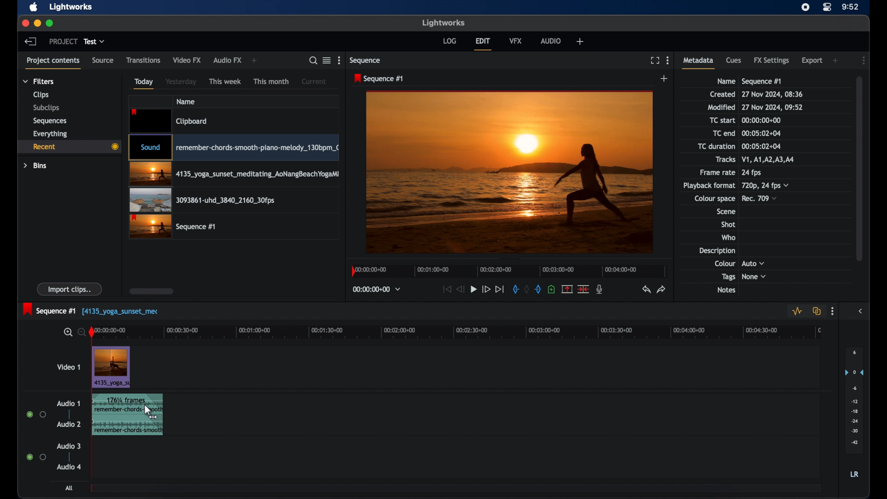 This screenshot has height=499, width=887. Describe the element at coordinates (583, 288) in the screenshot. I see `split` at that location.